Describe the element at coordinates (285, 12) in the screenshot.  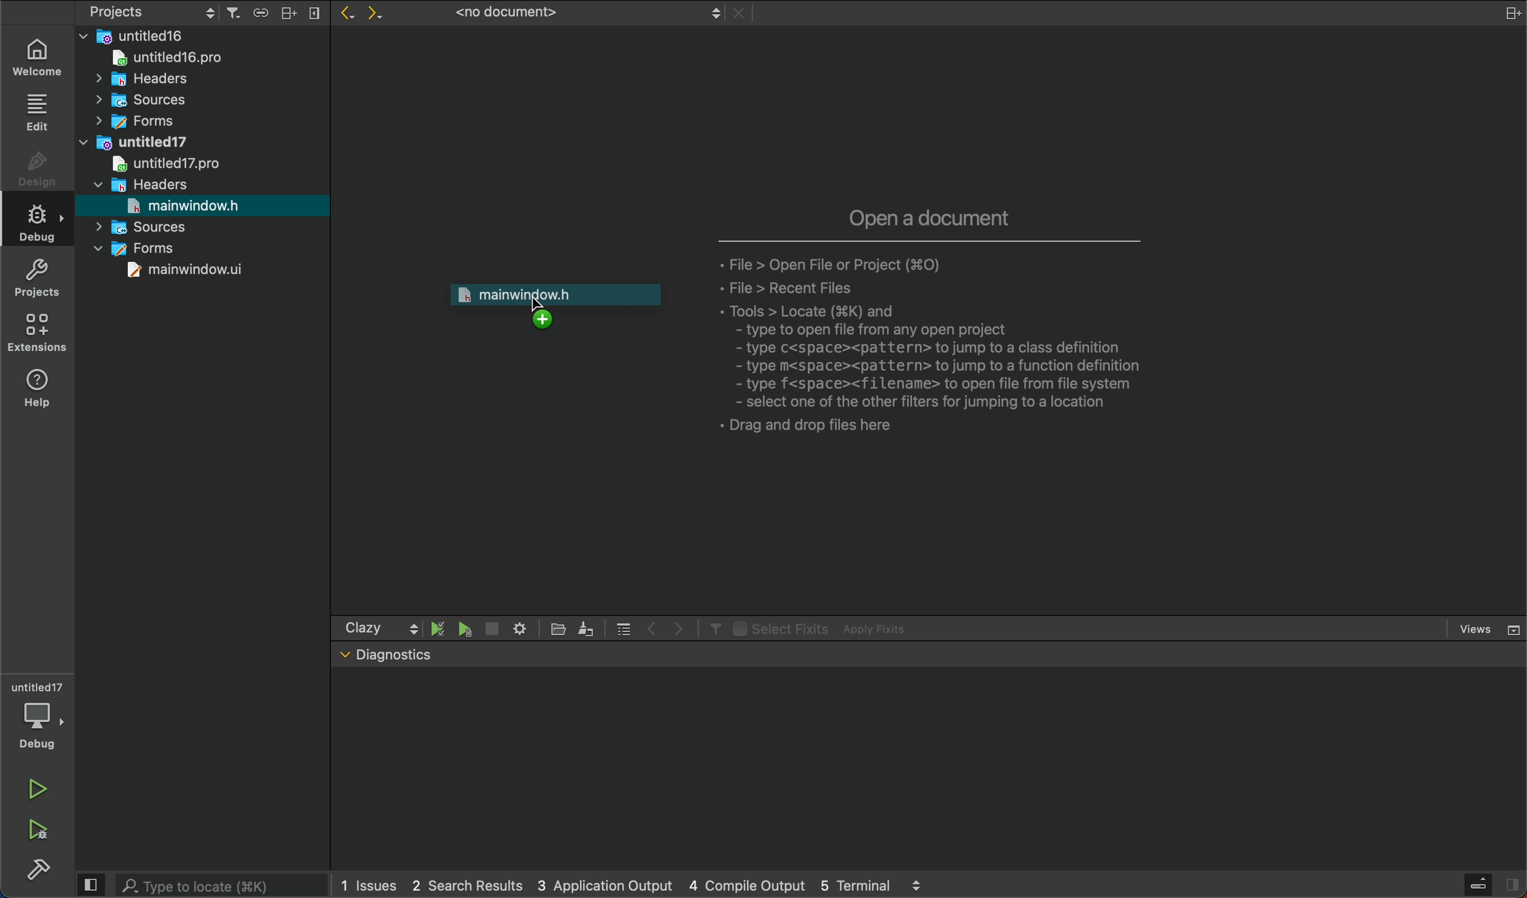
I see `Arrange` at that location.